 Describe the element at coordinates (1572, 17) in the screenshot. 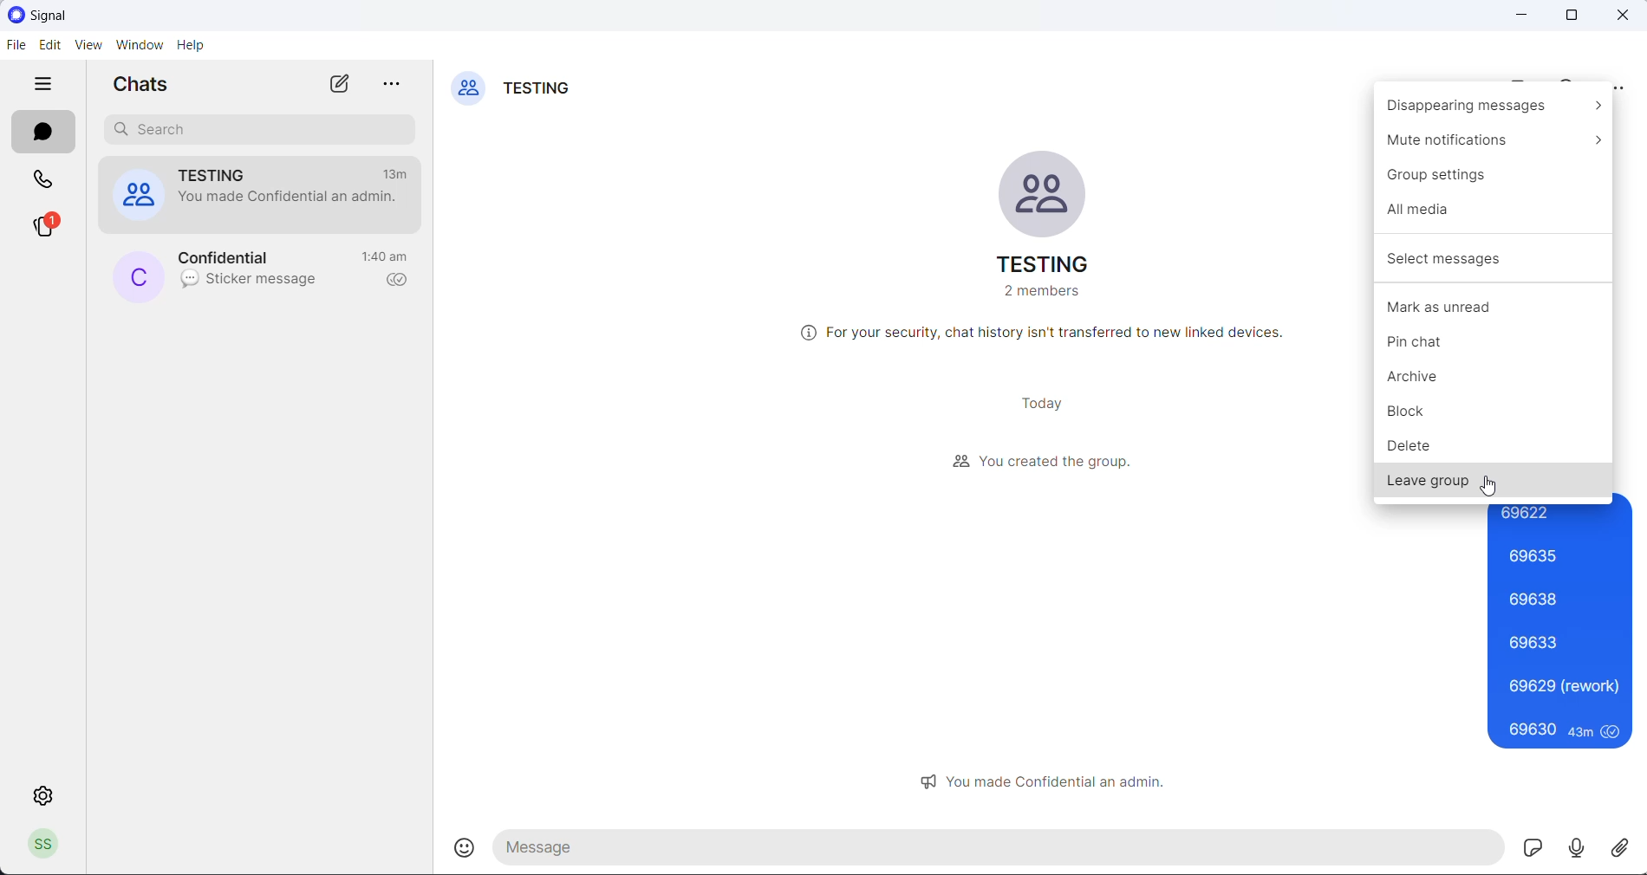

I see `maximize` at that location.